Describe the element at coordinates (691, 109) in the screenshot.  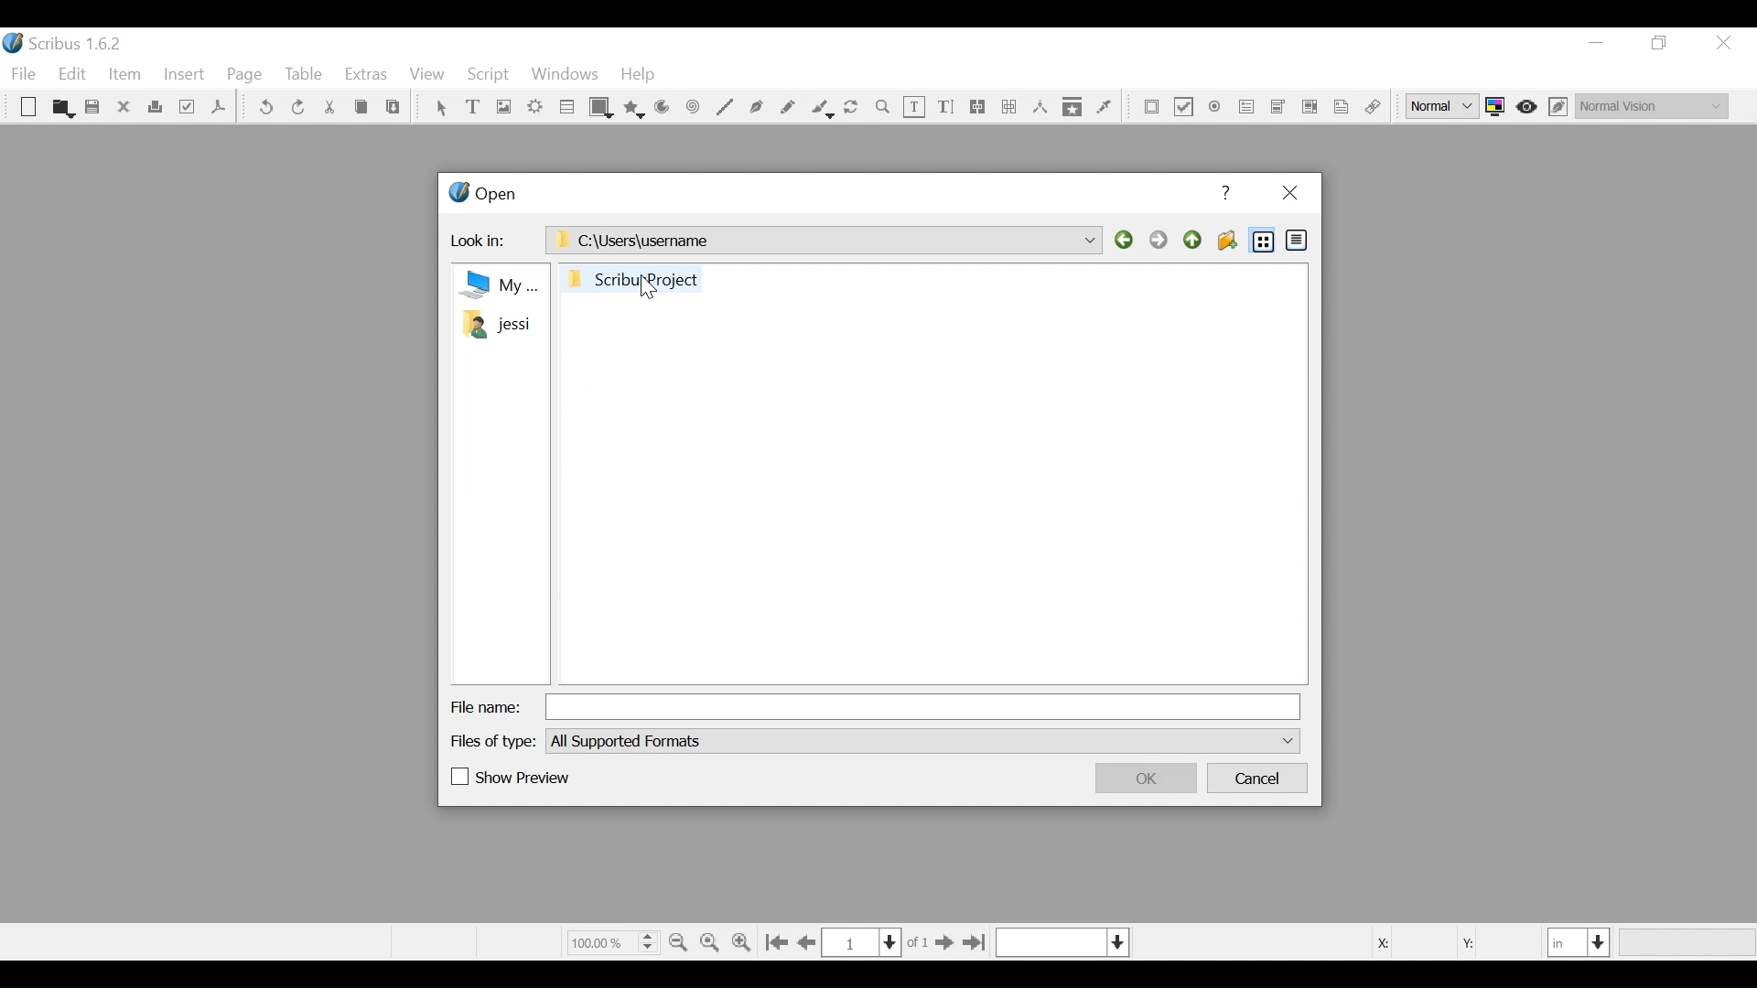
I see `Spiral ` at that location.